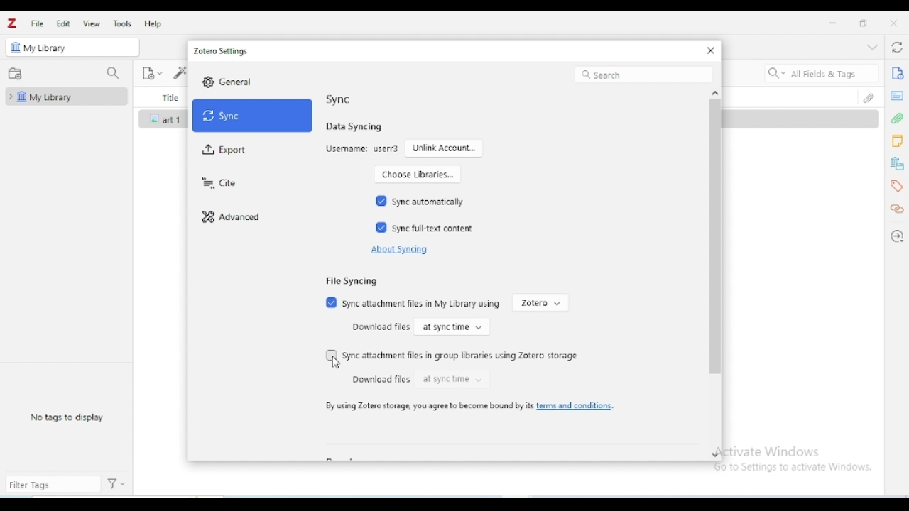 Image resolution: width=909 pixels, height=511 pixels. I want to click on libraries and collections, so click(897, 164).